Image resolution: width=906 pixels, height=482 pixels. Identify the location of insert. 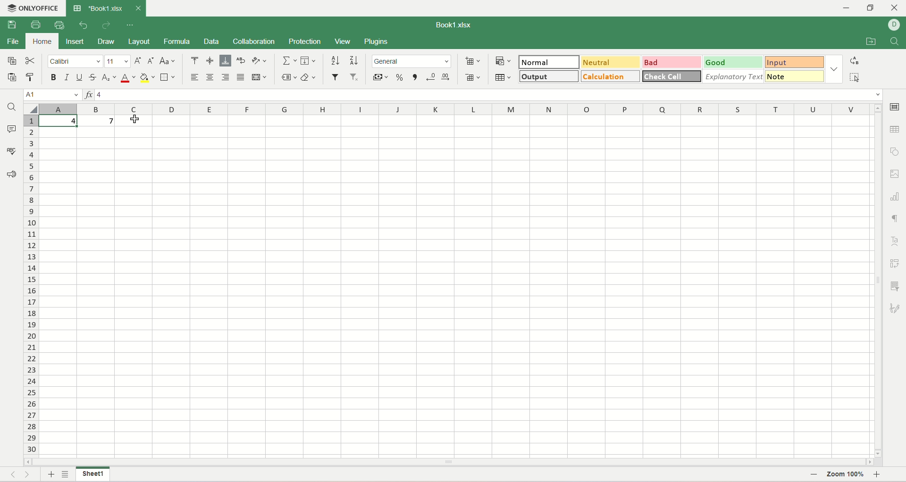
(76, 42).